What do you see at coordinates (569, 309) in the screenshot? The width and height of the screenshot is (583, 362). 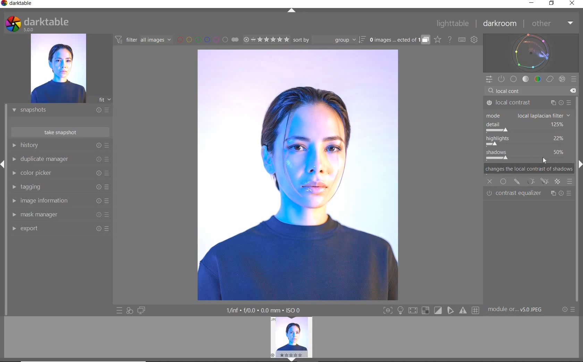 I see `RESET OR PRESETS & PREFERENCES` at bounding box center [569, 309].